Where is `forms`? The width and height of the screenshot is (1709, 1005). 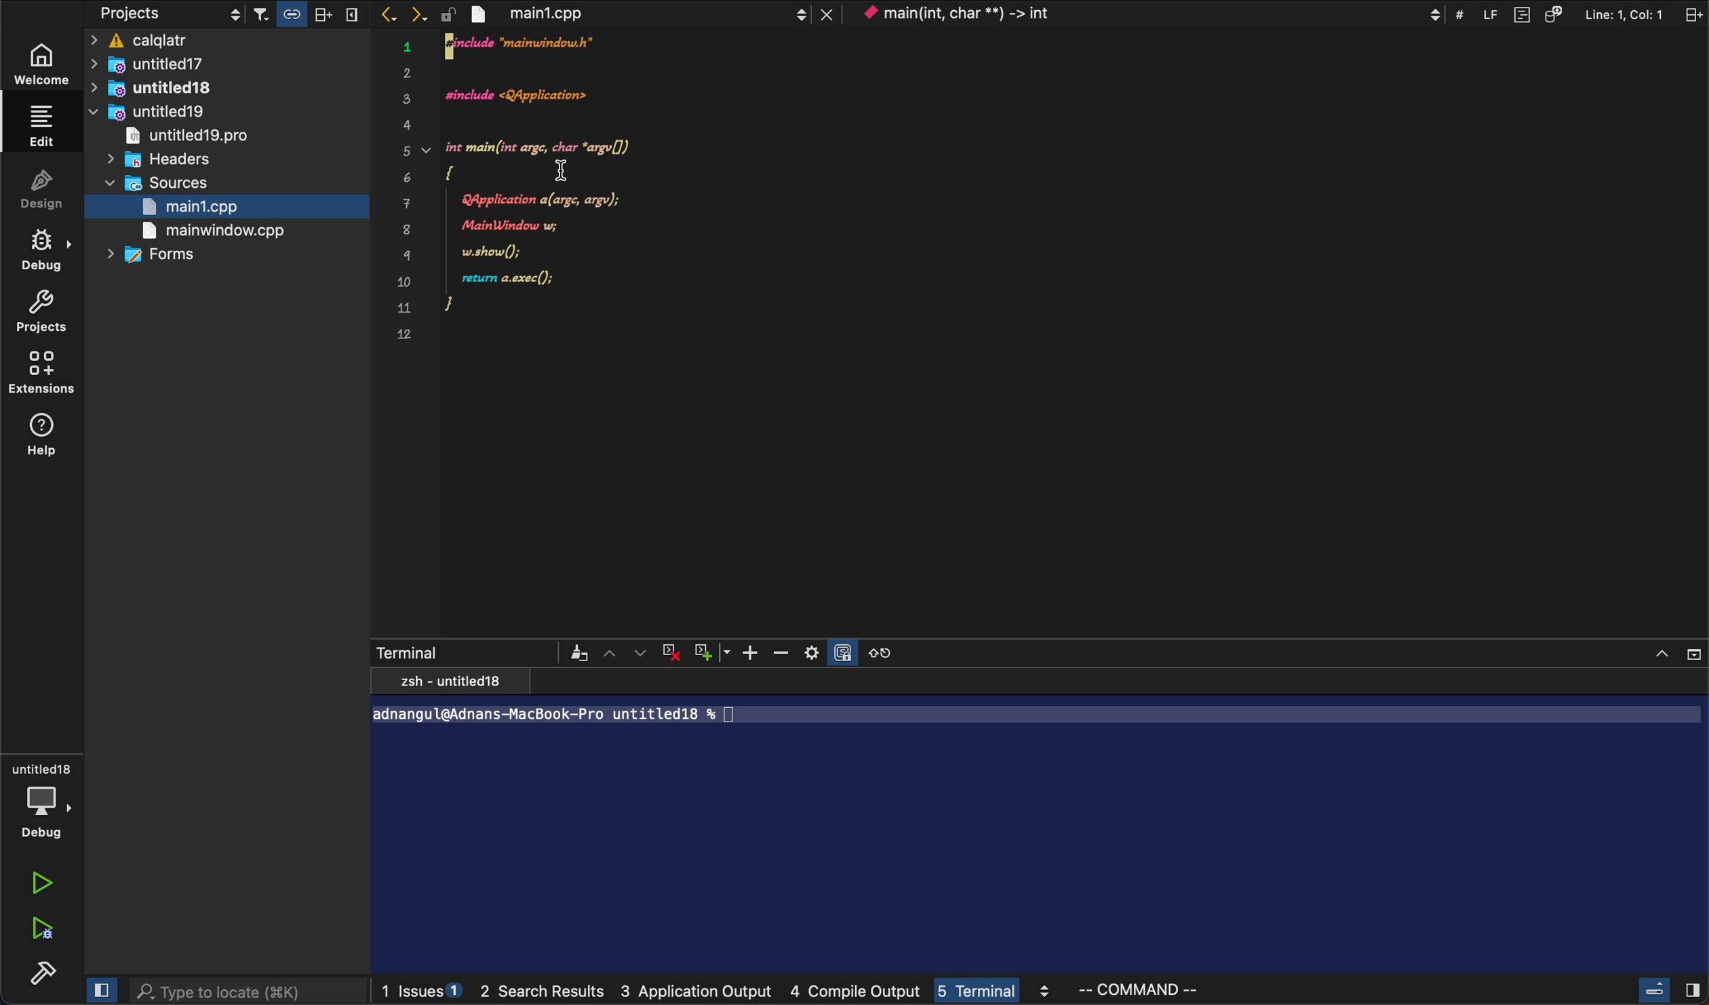
forms is located at coordinates (158, 258).